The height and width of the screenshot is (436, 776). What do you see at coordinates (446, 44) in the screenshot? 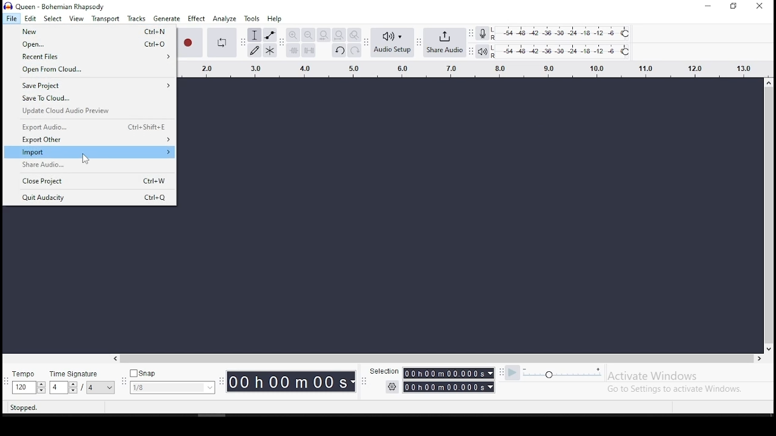
I see `share audio` at bounding box center [446, 44].